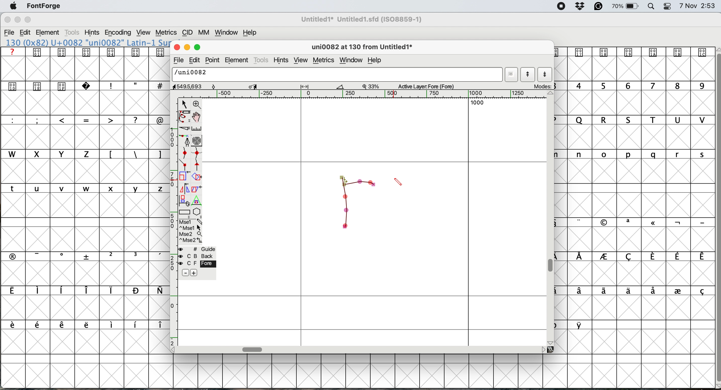 The height and width of the screenshot is (390, 721). Describe the element at coordinates (167, 32) in the screenshot. I see `metrics` at that location.